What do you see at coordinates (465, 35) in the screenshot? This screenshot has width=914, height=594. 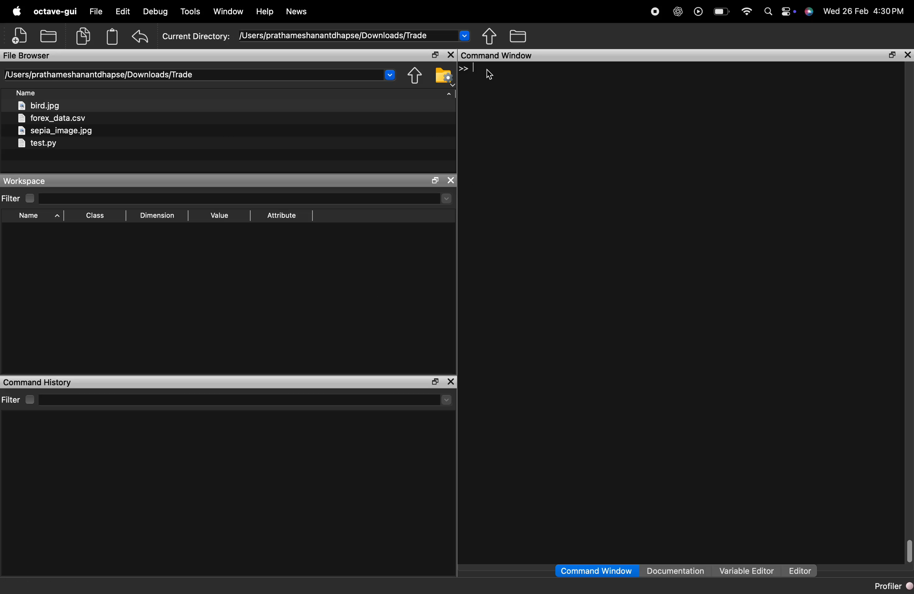 I see `Drop-down ` at bounding box center [465, 35].